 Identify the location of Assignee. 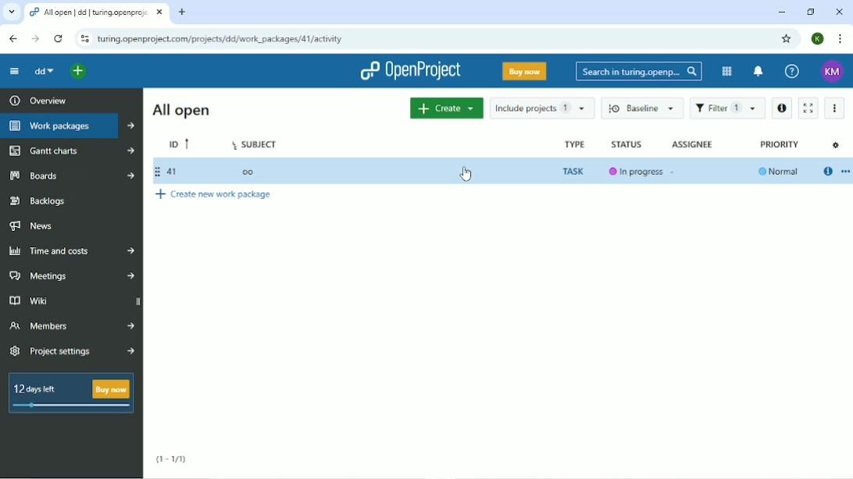
(693, 144).